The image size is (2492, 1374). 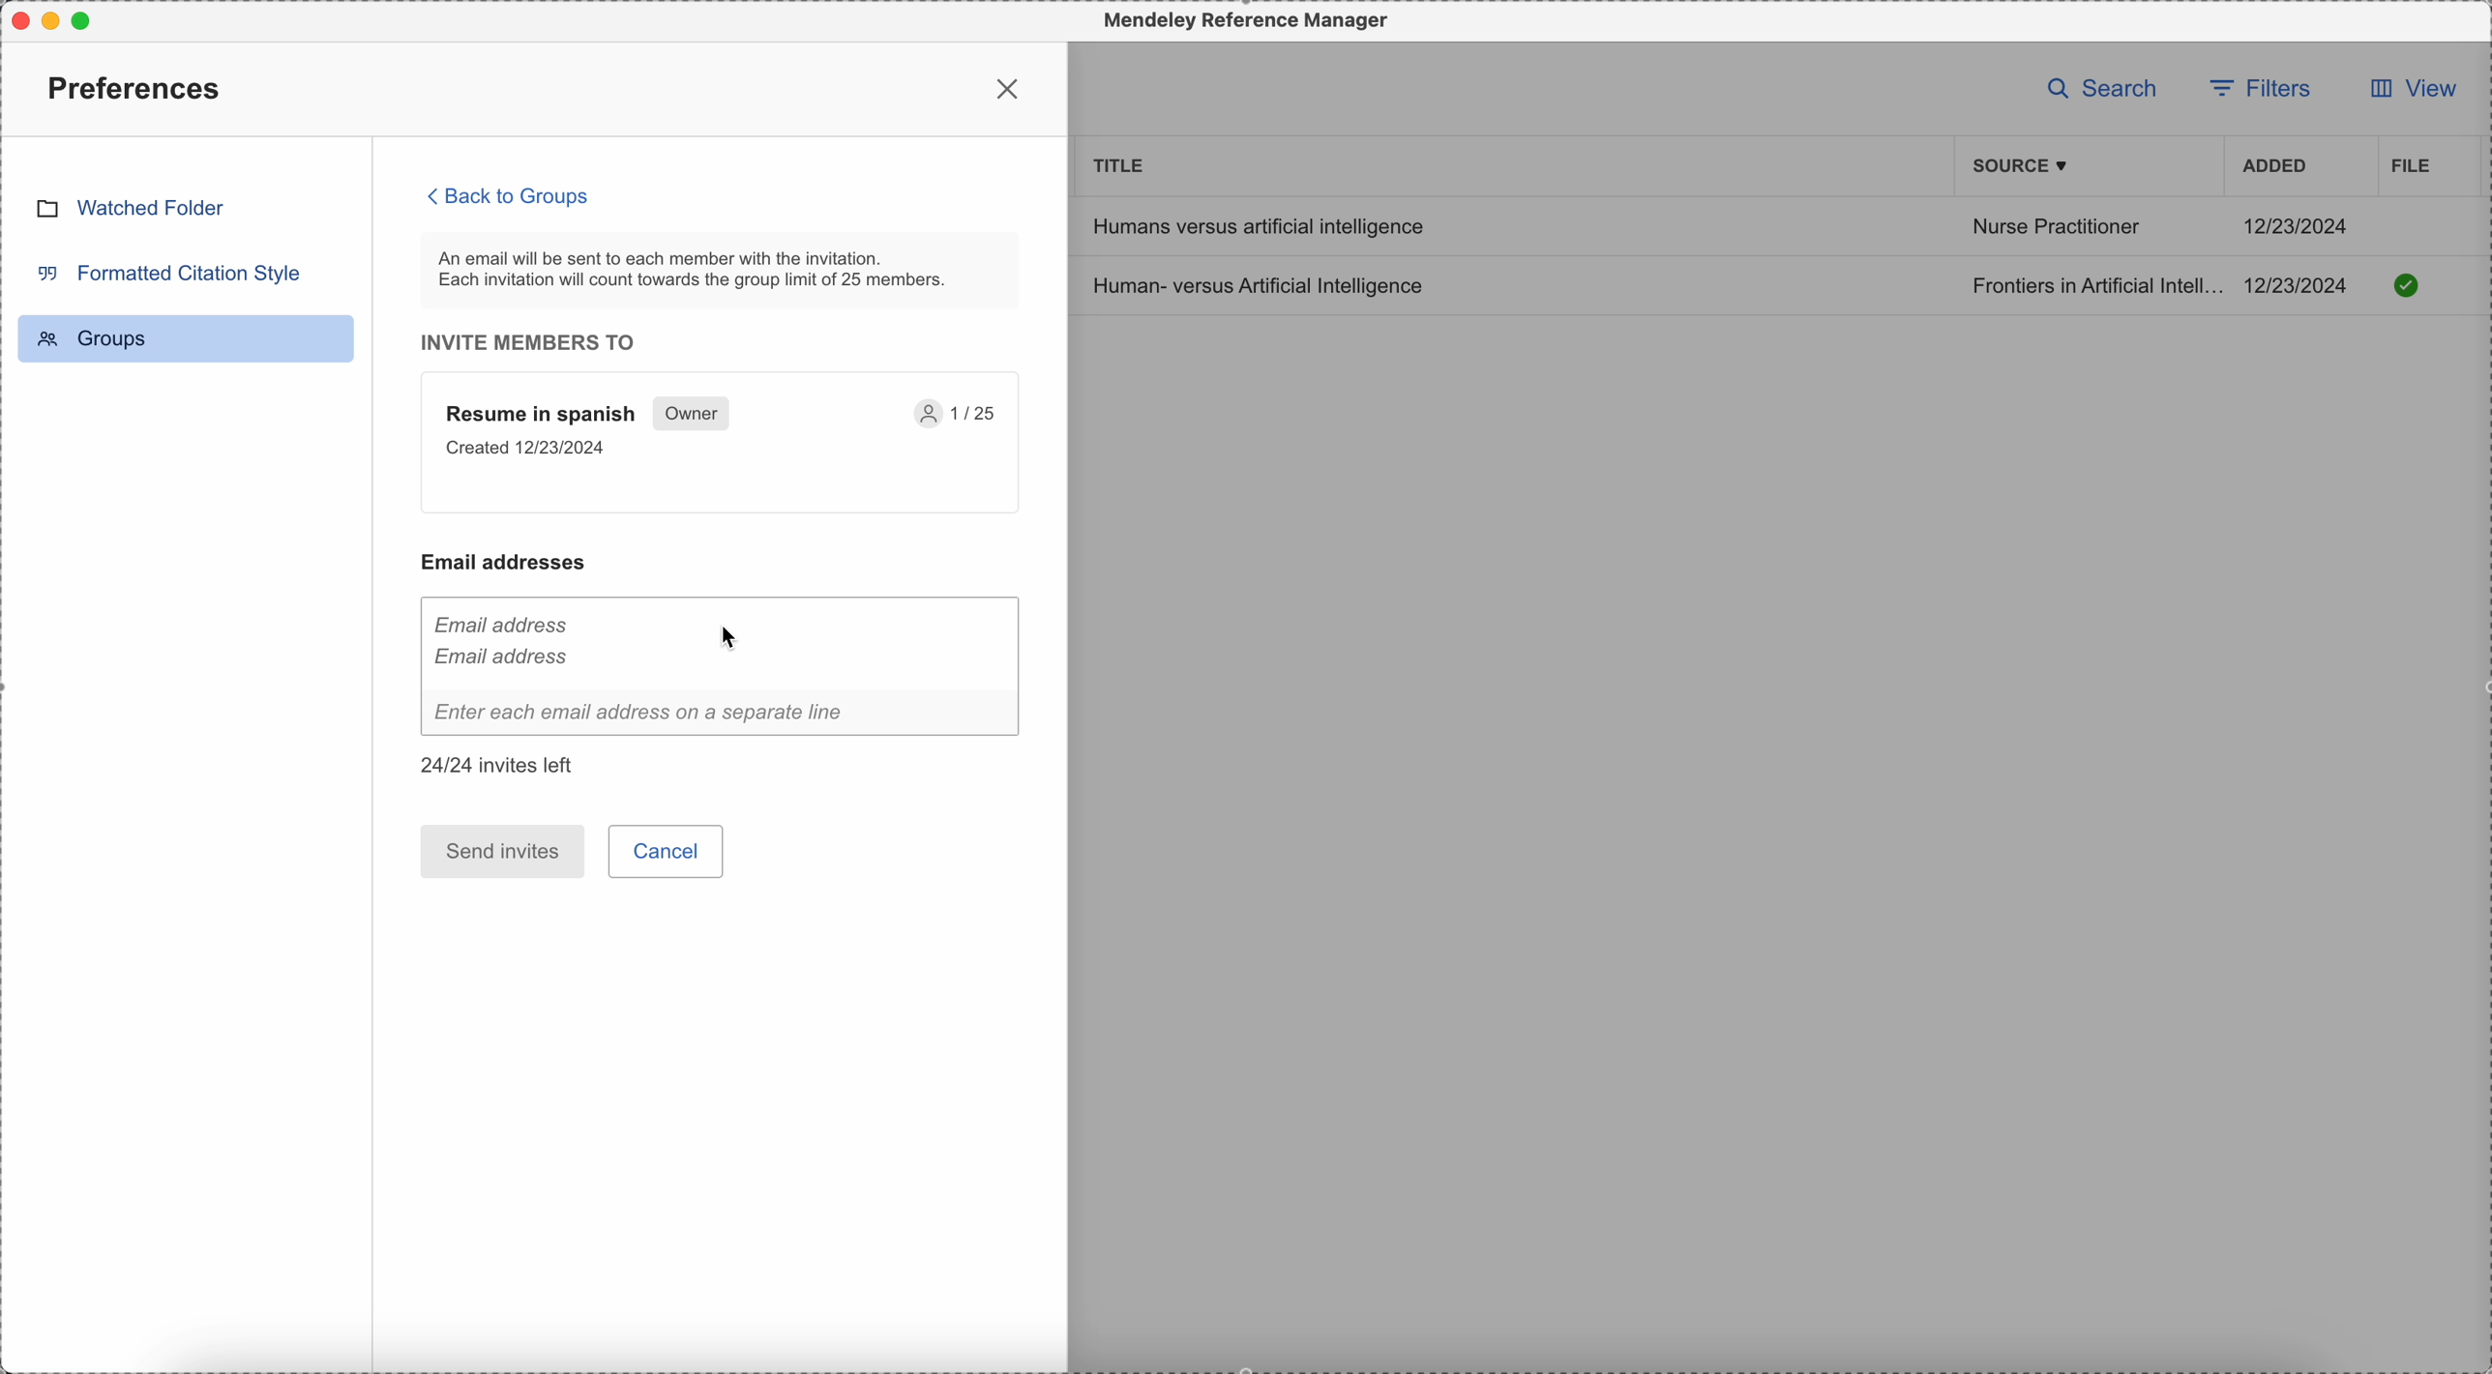 I want to click on email addresses, so click(x=514, y=562).